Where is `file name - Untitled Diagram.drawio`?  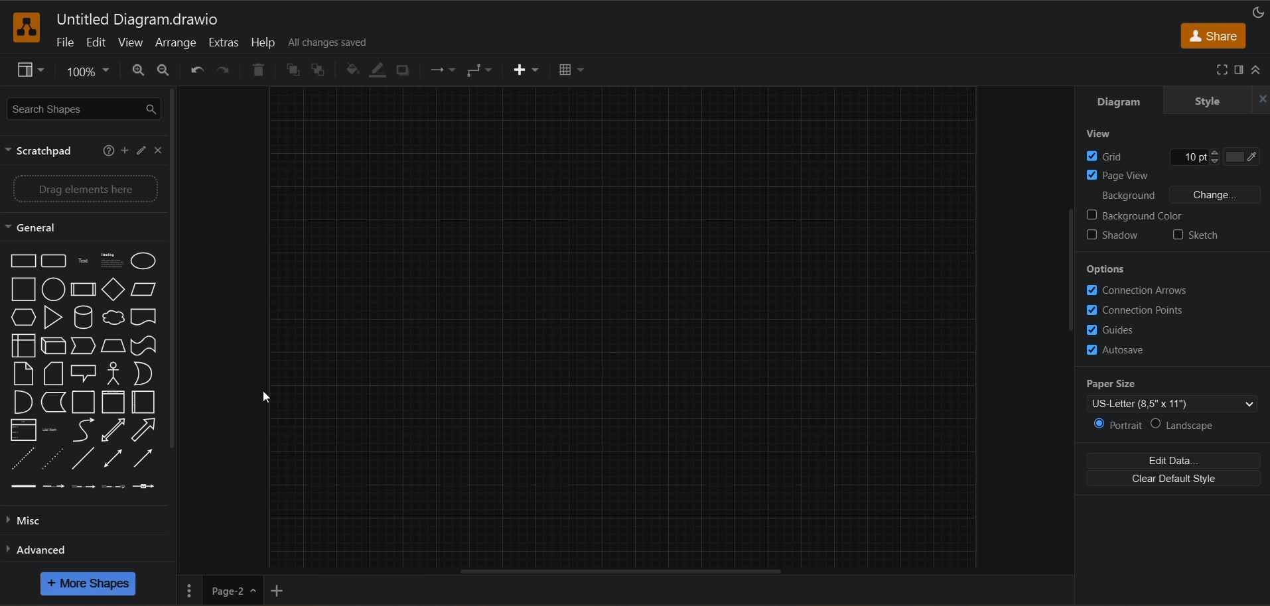
file name - Untitled Diagram.drawio is located at coordinates (186, 18).